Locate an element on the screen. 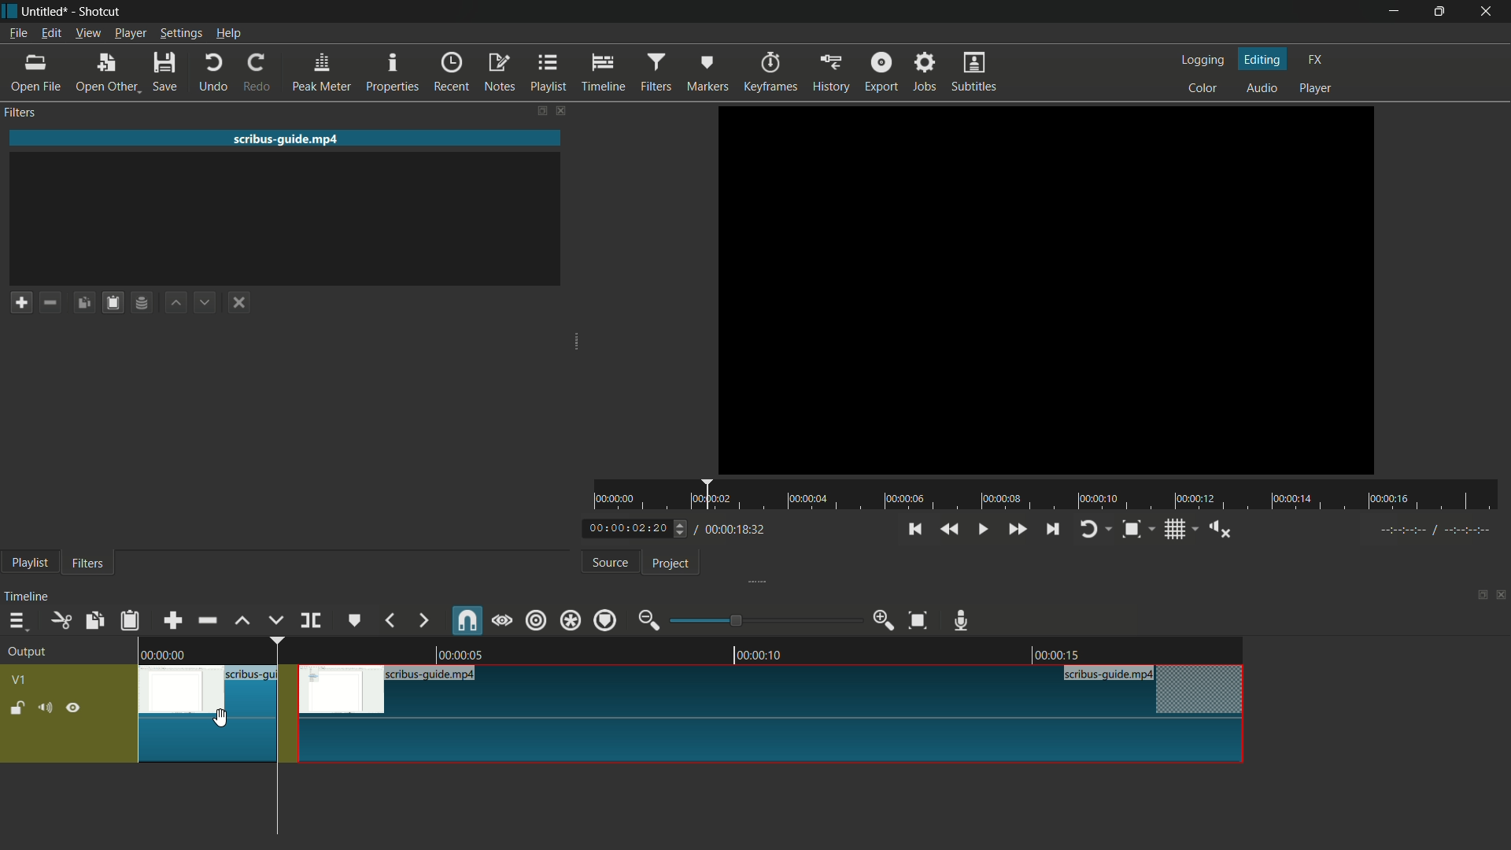 The image size is (1511, 850). filters is located at coordinates (658, 72).